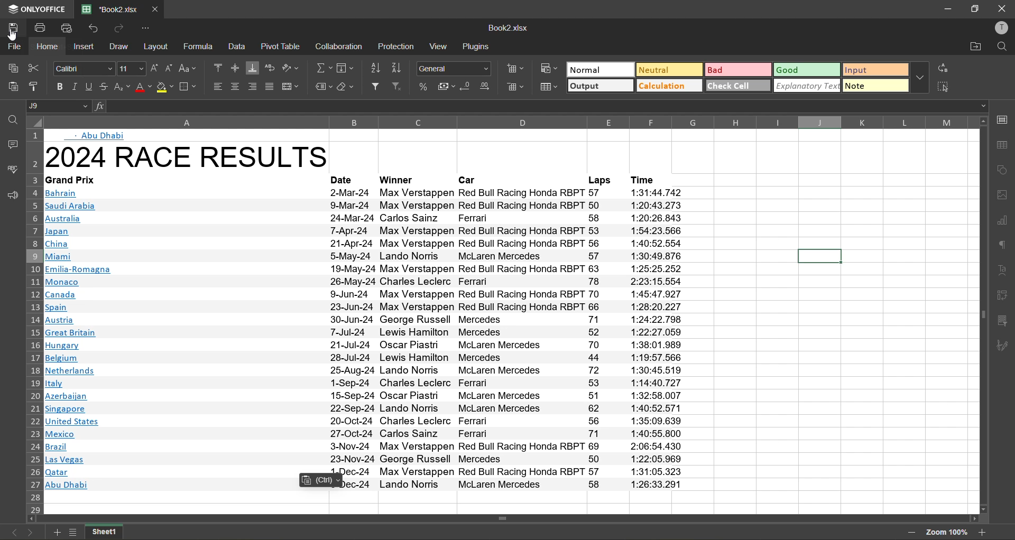 The image size is (1015, 540). Describe the element at coordinates (502, 122) in the screenshot. I see `column name` at that location.